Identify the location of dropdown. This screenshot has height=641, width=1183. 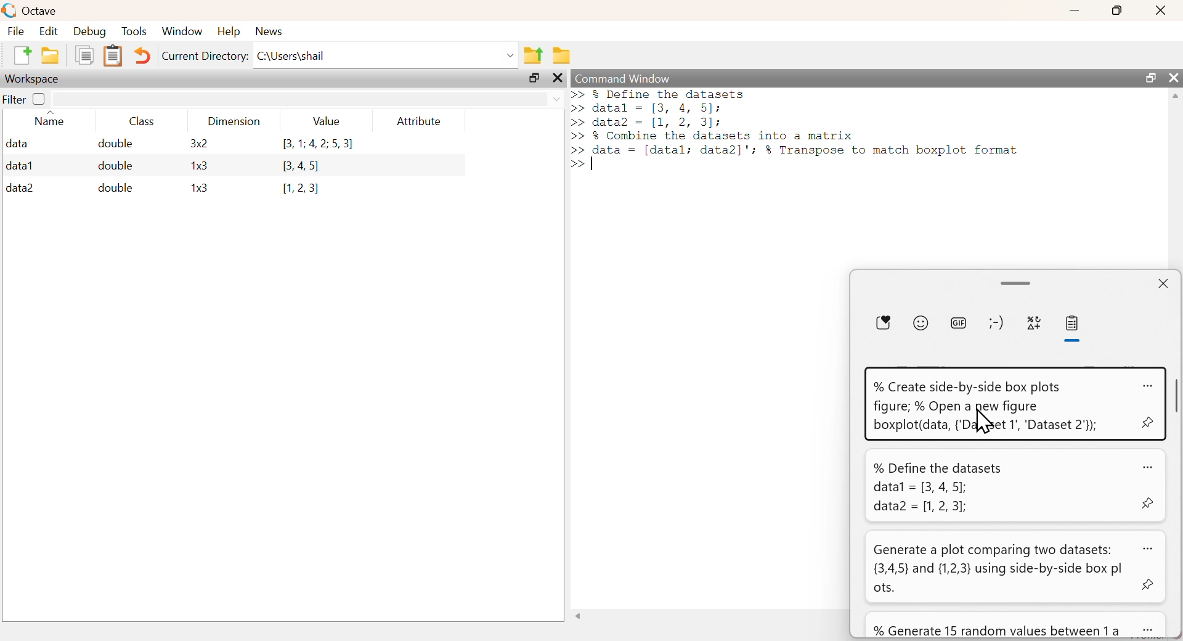
(508, 55).